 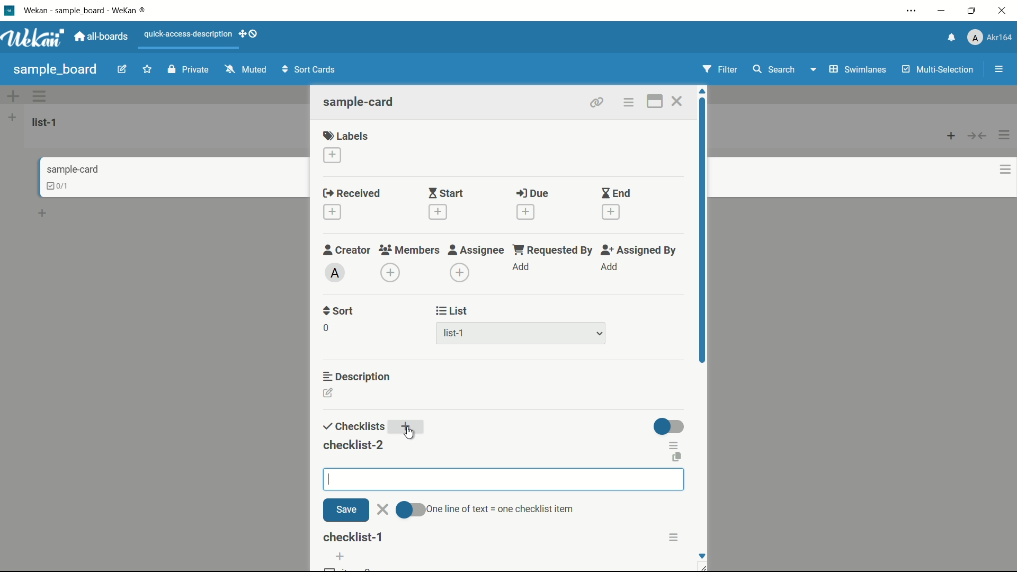 What do you see at coordinates (9, 10) in the screenshot?
I see `app icon` at bounding box center [9, 10].